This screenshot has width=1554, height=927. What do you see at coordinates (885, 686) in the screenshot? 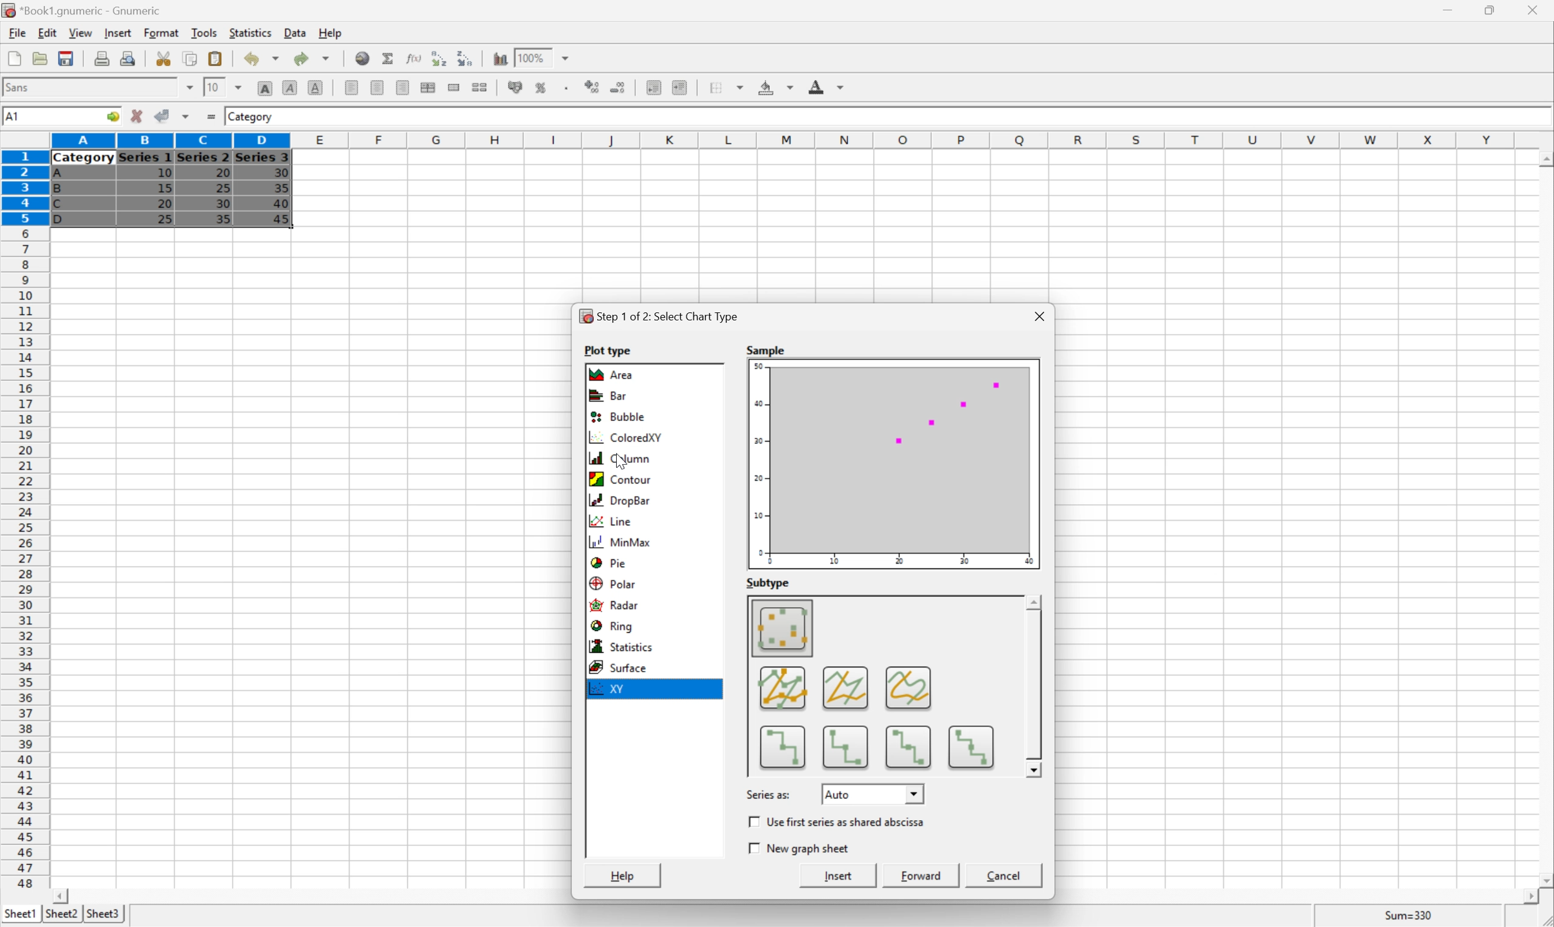
I see `Subtype` at bounding box center [885, 686].